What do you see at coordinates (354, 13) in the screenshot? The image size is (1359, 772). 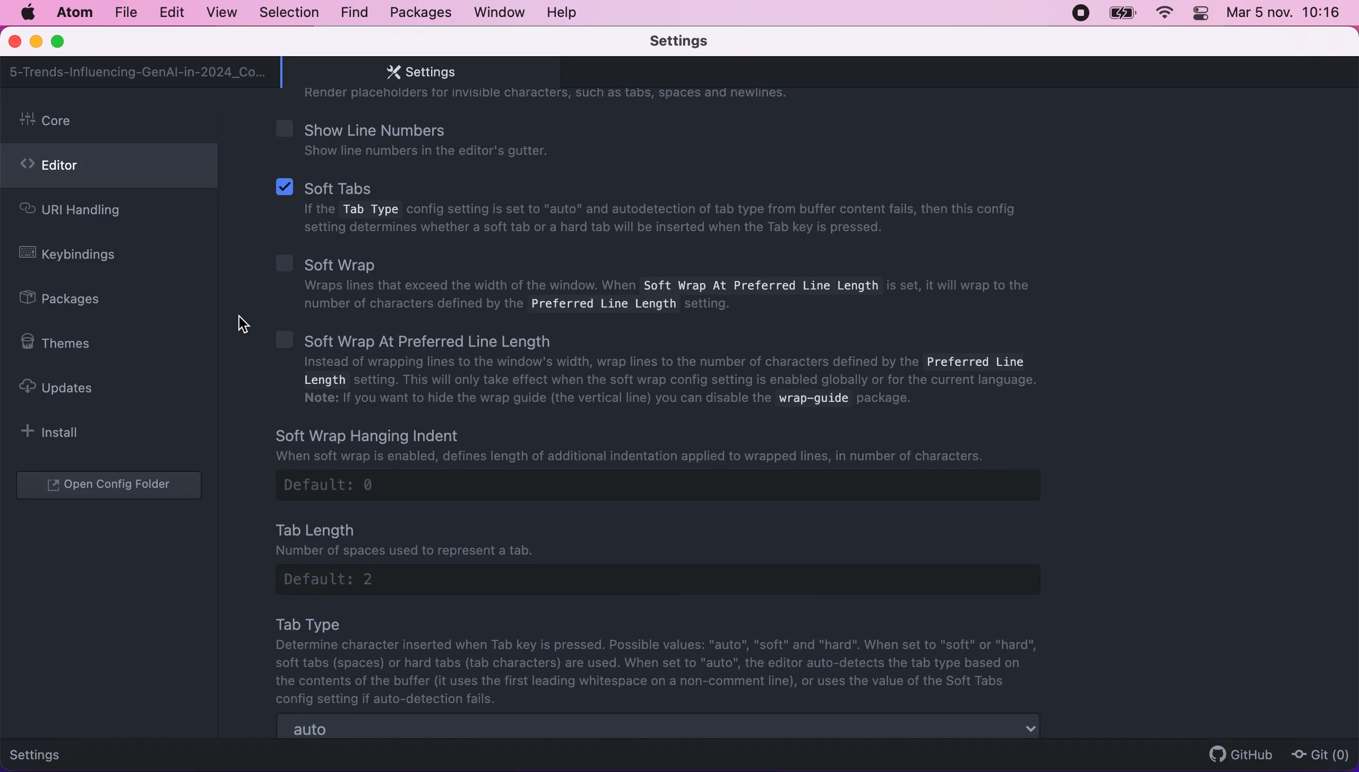 I see `find` at bounding box center [354, 13].